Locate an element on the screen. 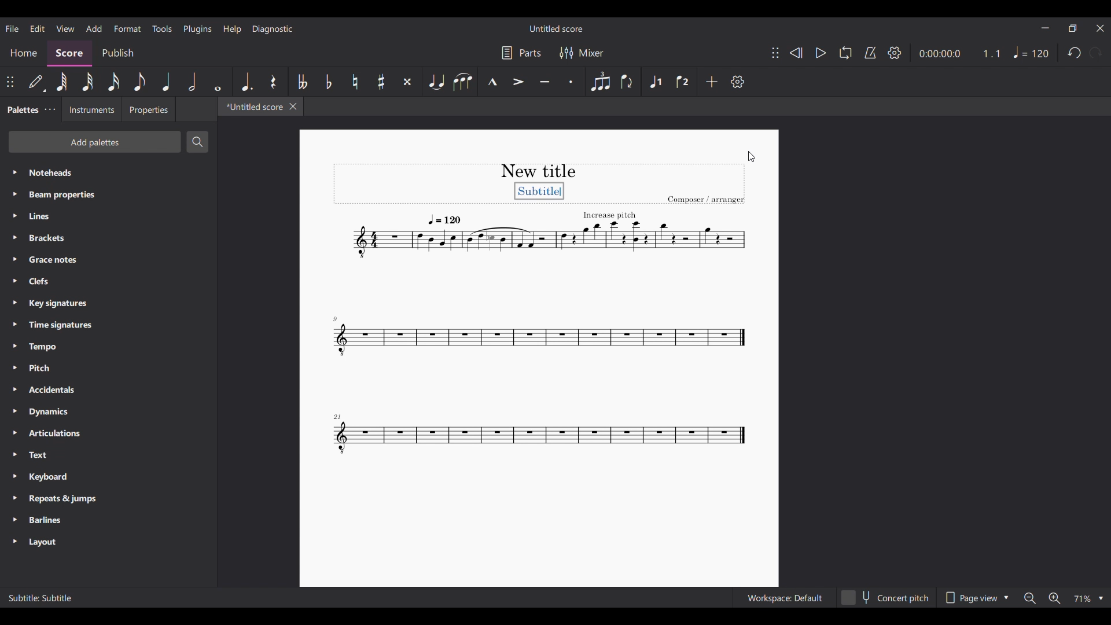 This screenshot has width=1111, height=625. Close interface is located at coordinates (1101, 29).